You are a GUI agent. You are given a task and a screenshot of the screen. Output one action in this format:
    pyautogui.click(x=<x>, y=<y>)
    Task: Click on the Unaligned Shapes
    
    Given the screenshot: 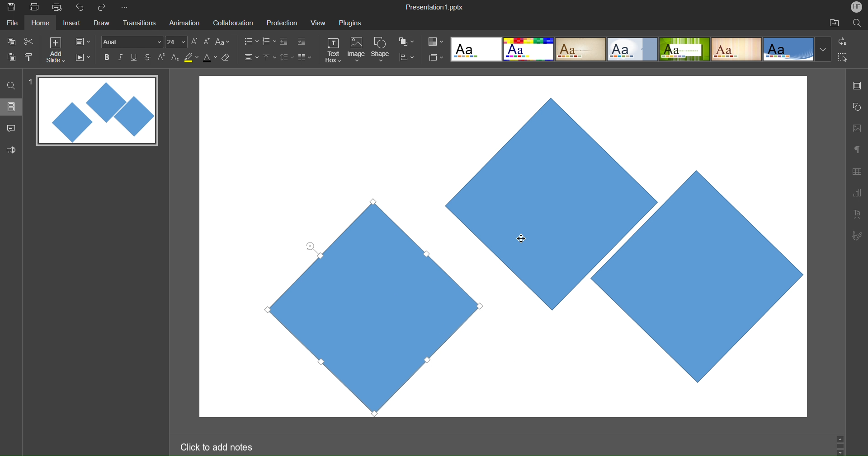 What is the action you would take?
    pyautogui.click(x=659, y=246)
    